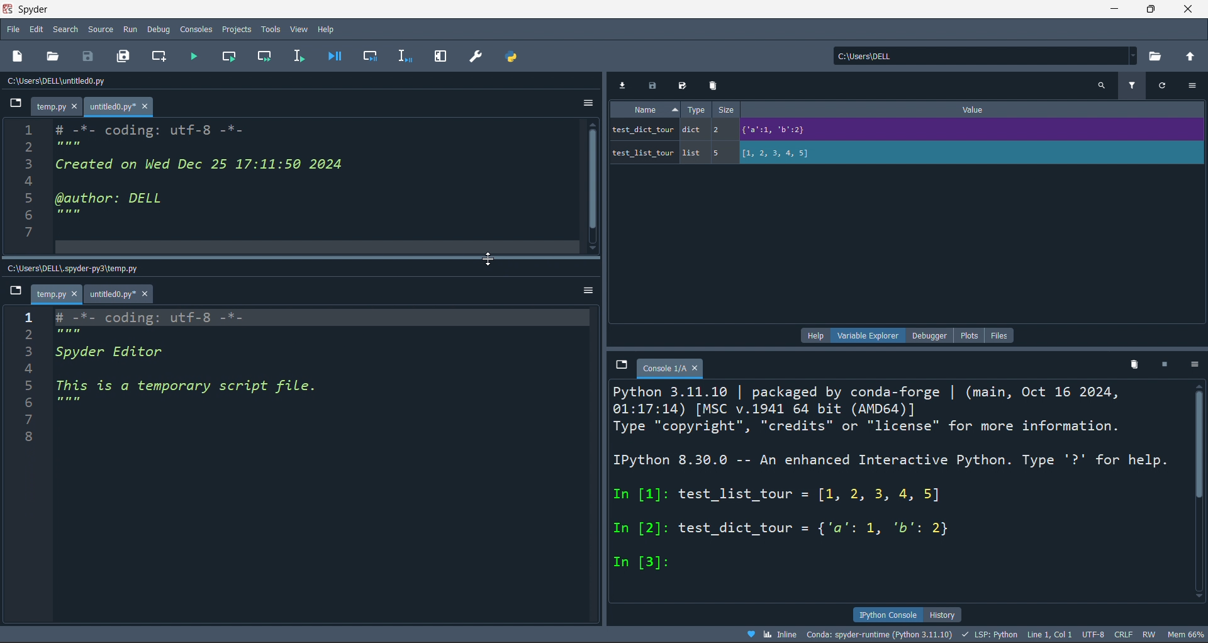 This screenshot has width=1208, height=643. Describe the element at coordinates (73, 403) in the screenshot. I see `6 """` at that location.